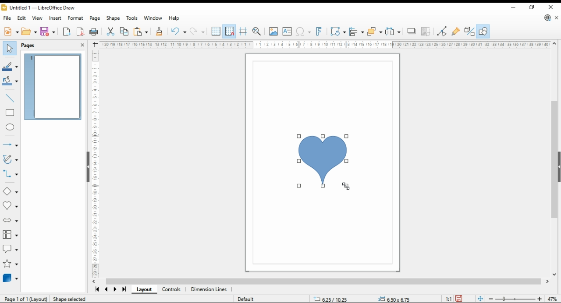 The width and height of the screenshot is (561, 303). I want to click on window, so click(153, 18).